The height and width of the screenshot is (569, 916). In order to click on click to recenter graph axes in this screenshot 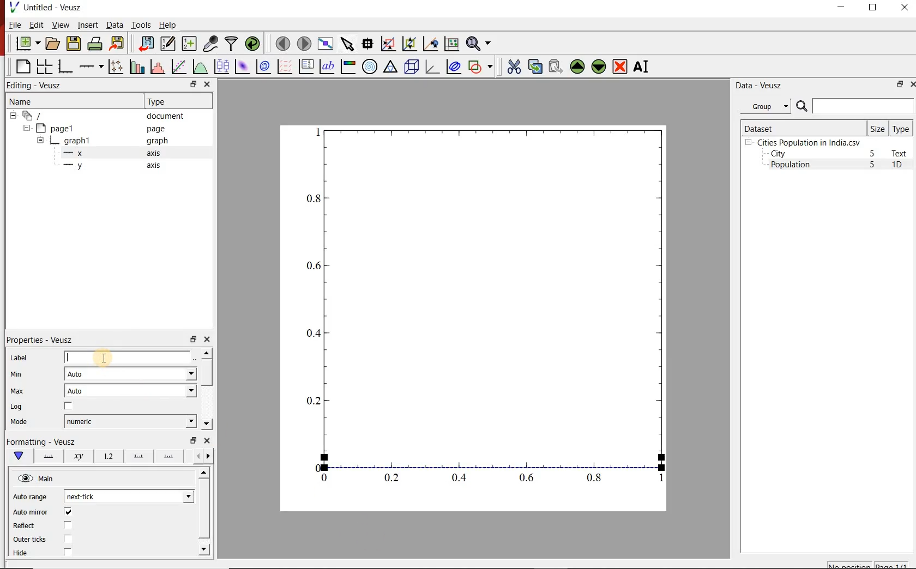, I will do `click(430, 44)`.